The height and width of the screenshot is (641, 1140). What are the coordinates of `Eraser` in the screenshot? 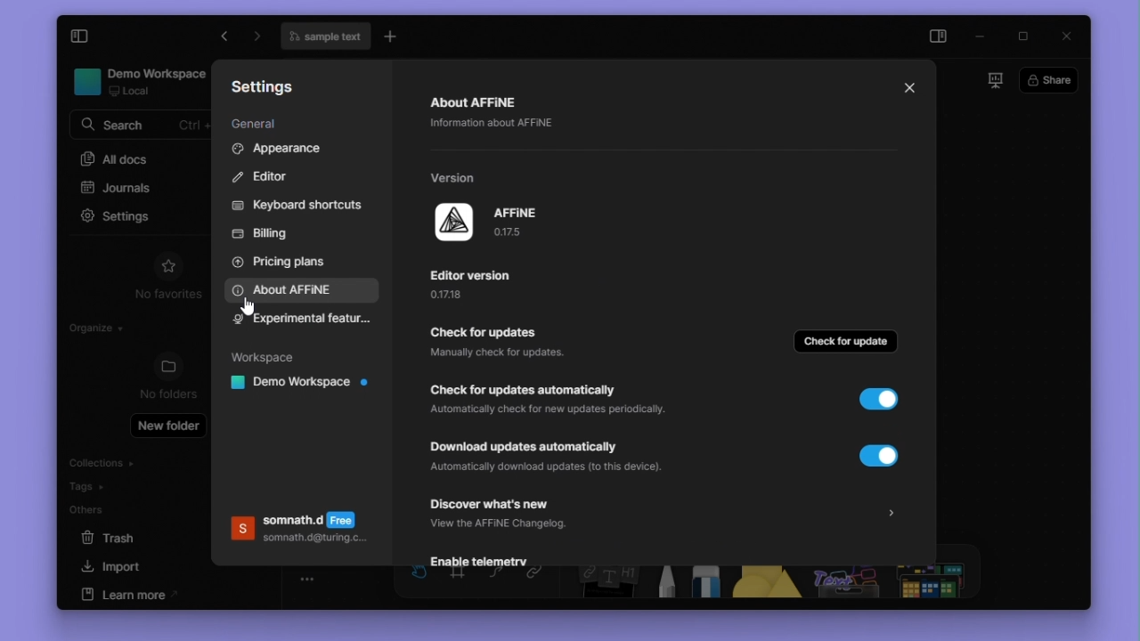 It's located at (702, 582).